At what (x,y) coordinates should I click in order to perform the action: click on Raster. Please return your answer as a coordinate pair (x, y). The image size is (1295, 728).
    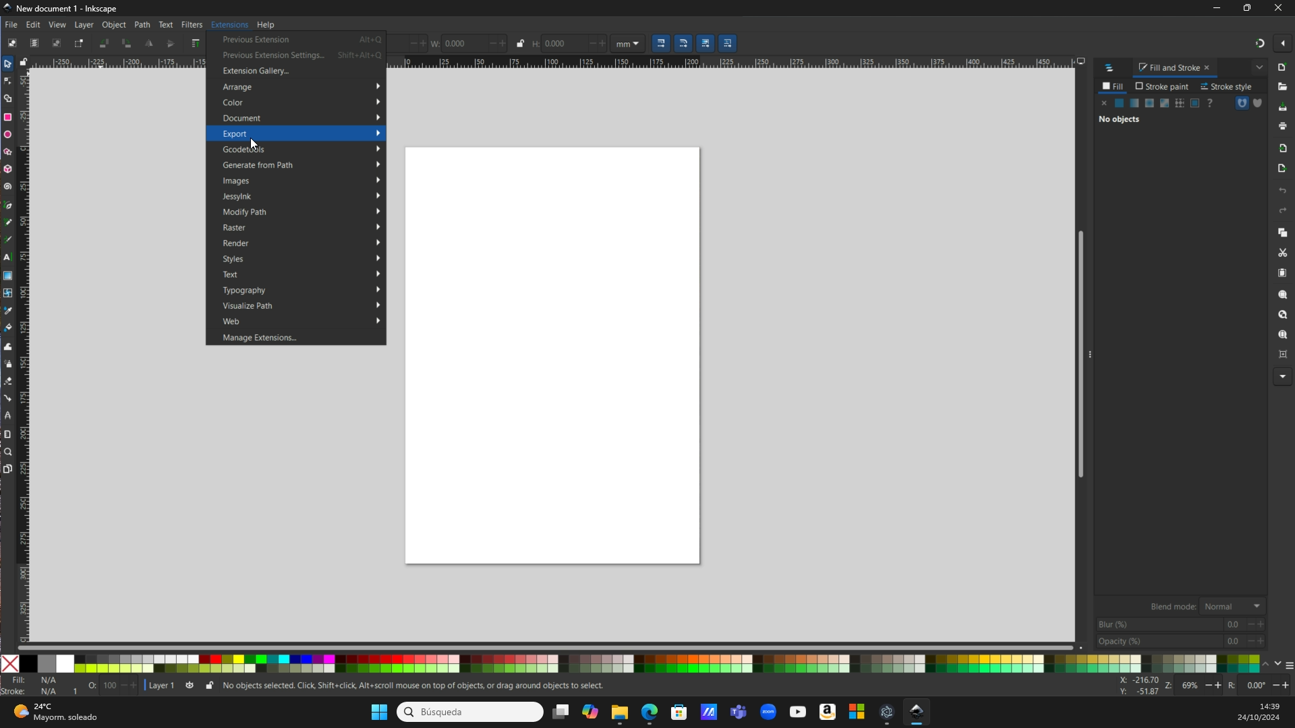
    Looking at the image, I should click on (299, 229).